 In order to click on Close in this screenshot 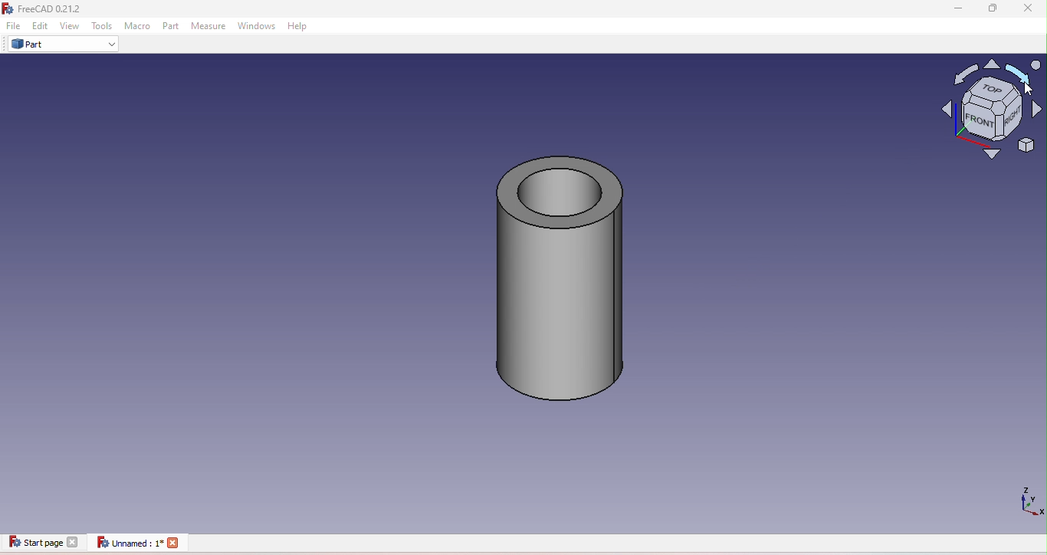, I will do `click(1026, 8)`.